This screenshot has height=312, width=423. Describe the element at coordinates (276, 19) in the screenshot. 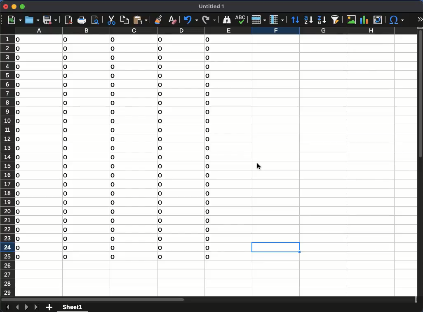

I see `column` at that location.